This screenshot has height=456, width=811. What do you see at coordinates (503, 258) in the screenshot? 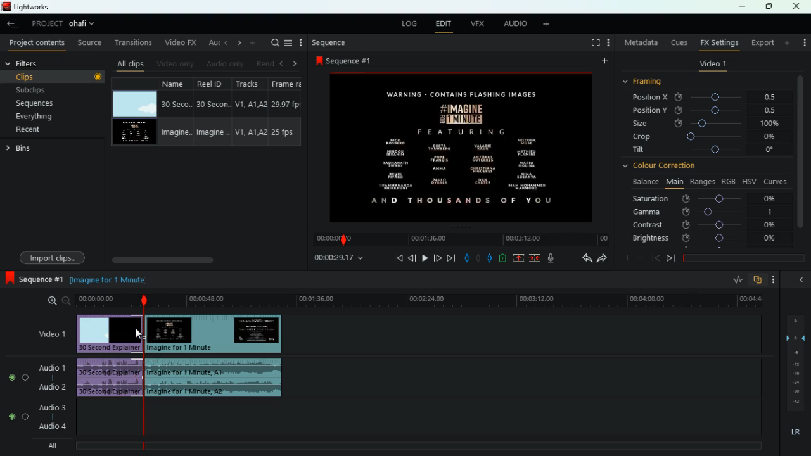
I see `charge` at bounding box center [503, 258].